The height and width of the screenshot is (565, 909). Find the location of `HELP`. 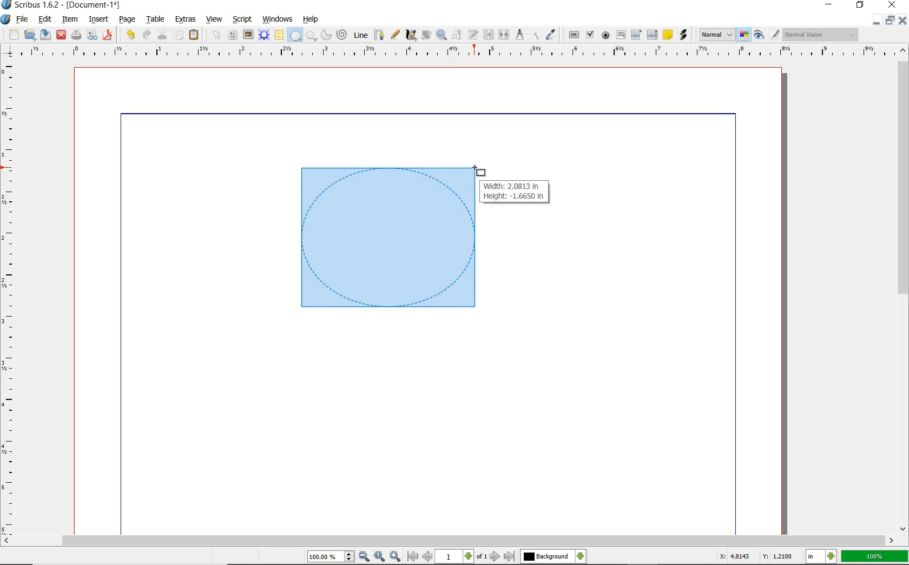

HELP is located at coordinates (313, 18).